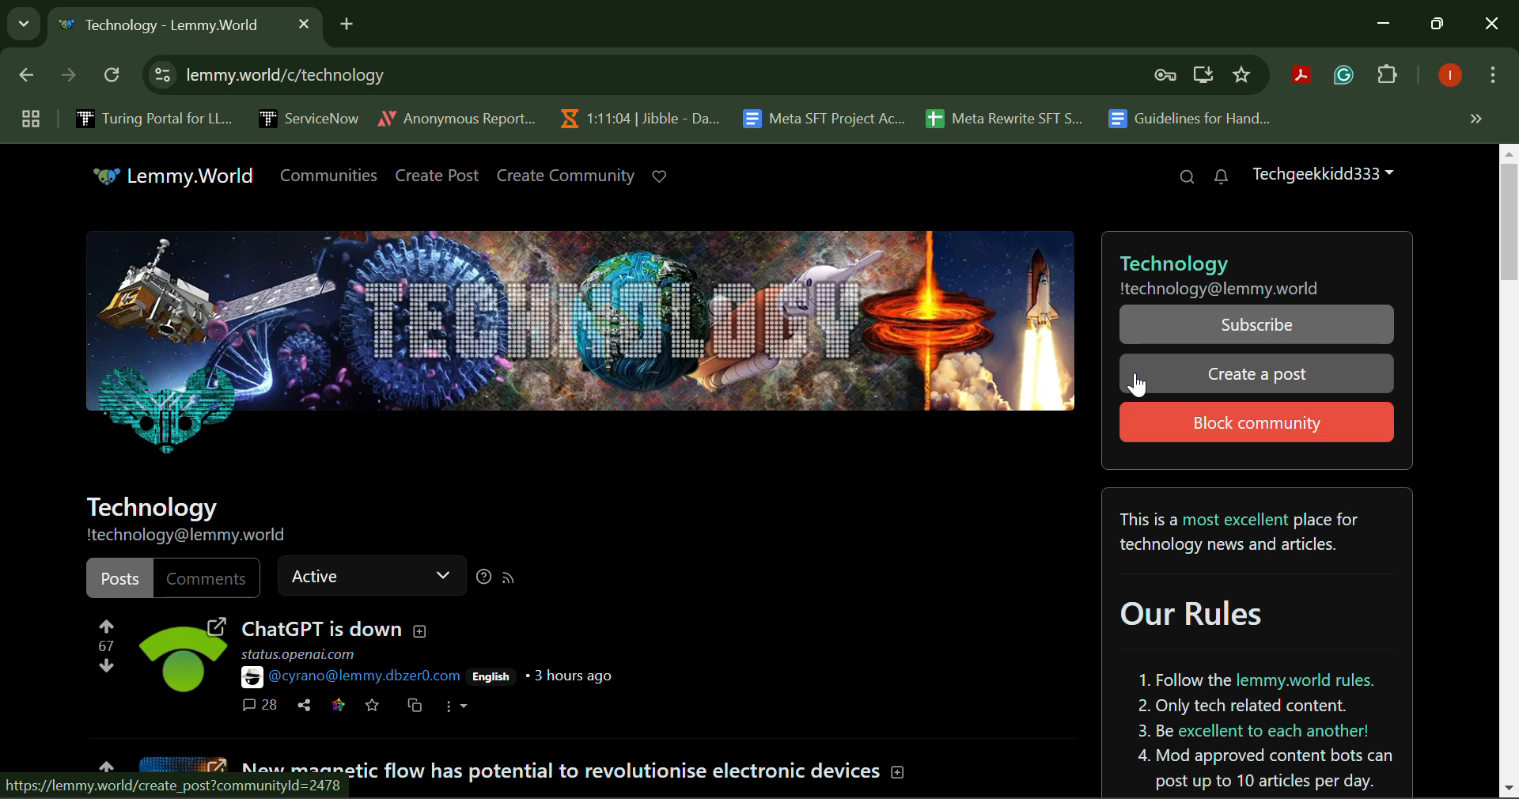 This screenshot has width=1519, height=799. What do you see at coordinates (180, 657) in the screenshot?
I see `Post Media Preview` at bounding box center [180, 657].